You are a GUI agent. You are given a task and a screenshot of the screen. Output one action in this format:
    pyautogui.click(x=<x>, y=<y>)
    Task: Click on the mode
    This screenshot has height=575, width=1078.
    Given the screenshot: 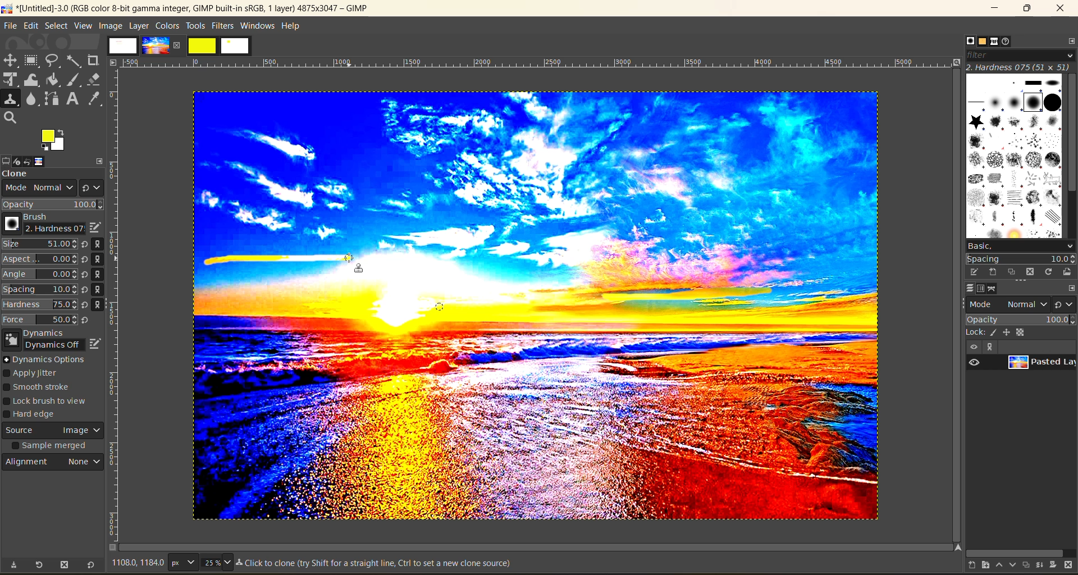 What is the action you would take?
    pyautogui.click(x=1009, y=303)
    